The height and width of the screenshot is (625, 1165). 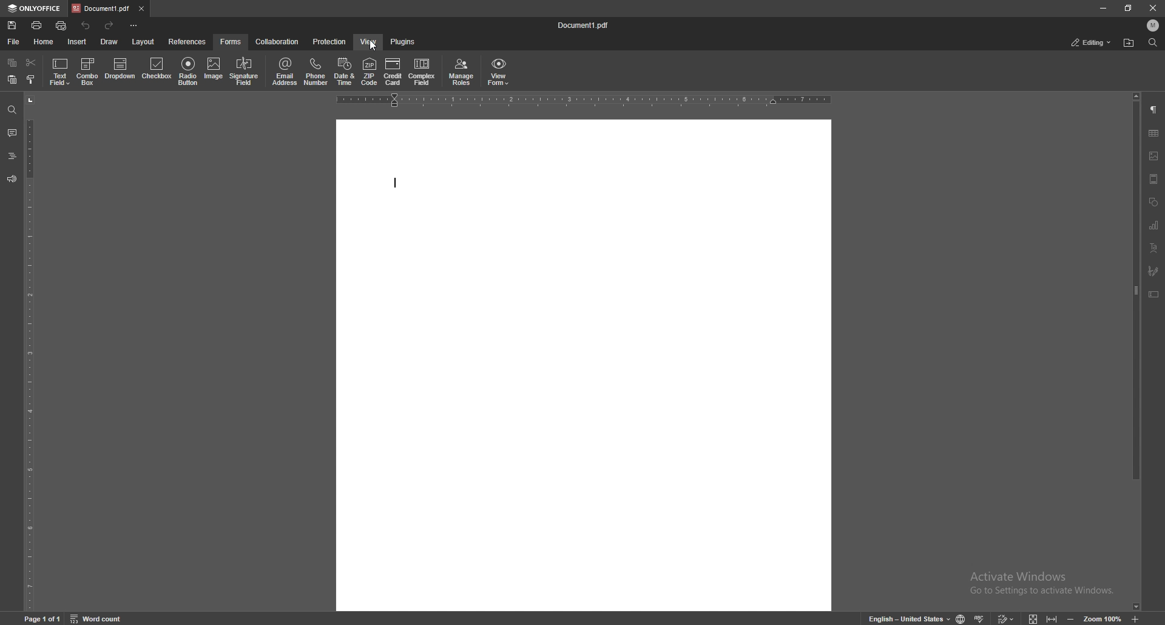 I want to click on profile, so click(x=1153, y=25).